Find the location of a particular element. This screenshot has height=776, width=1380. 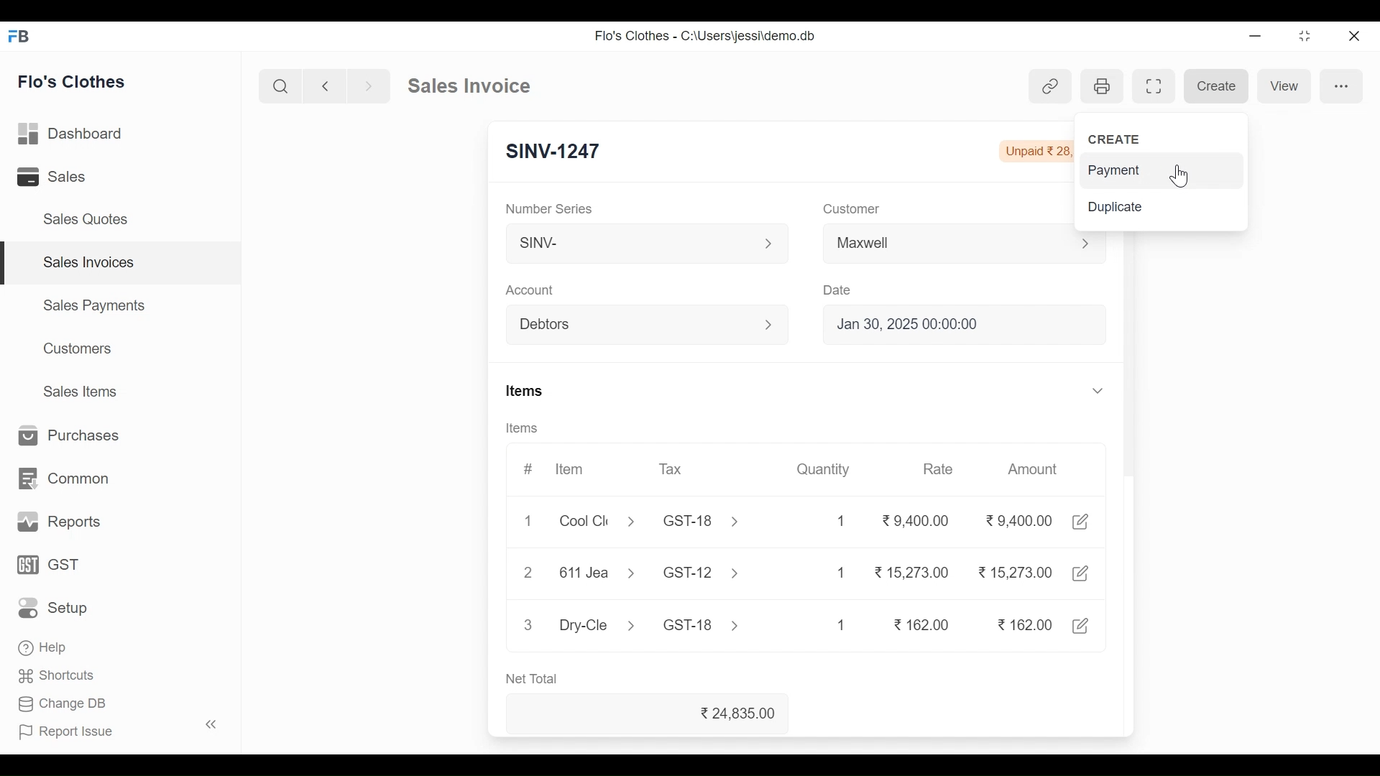

Item is located at coordinates (571, 470).